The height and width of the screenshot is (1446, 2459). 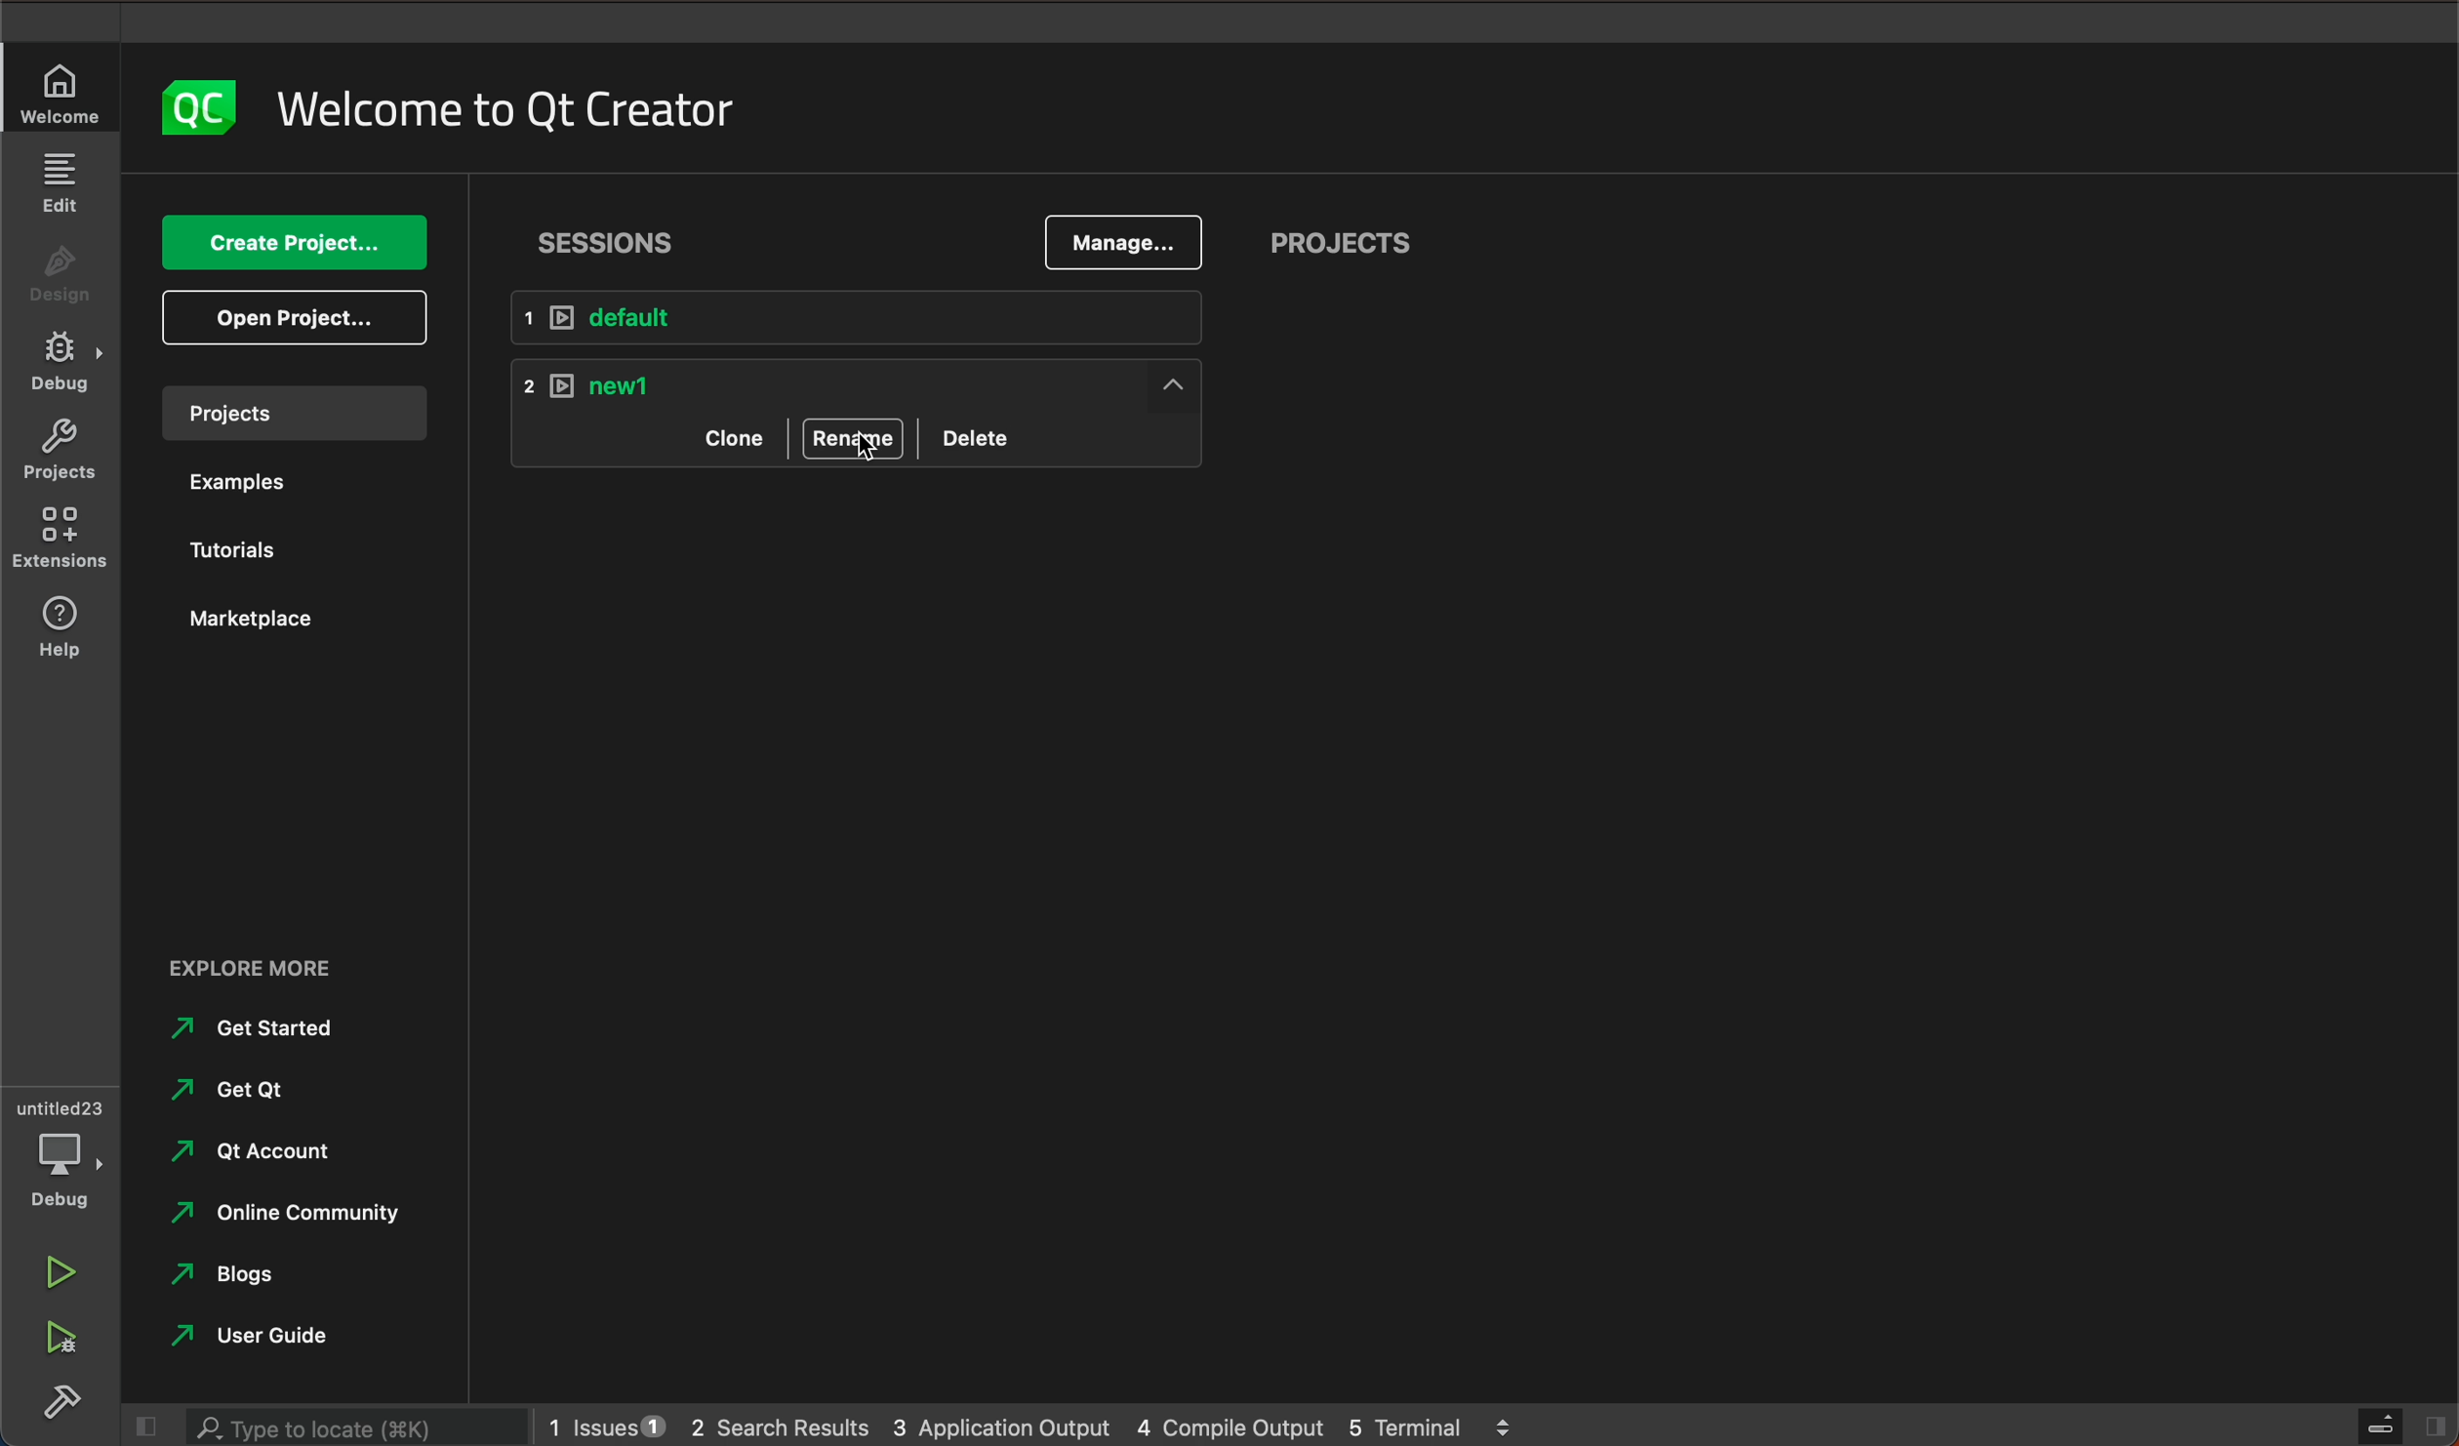 What do you see at coordinates (186, 108) in the screenshot?
I see `logo` at bounding box center [186, 108].